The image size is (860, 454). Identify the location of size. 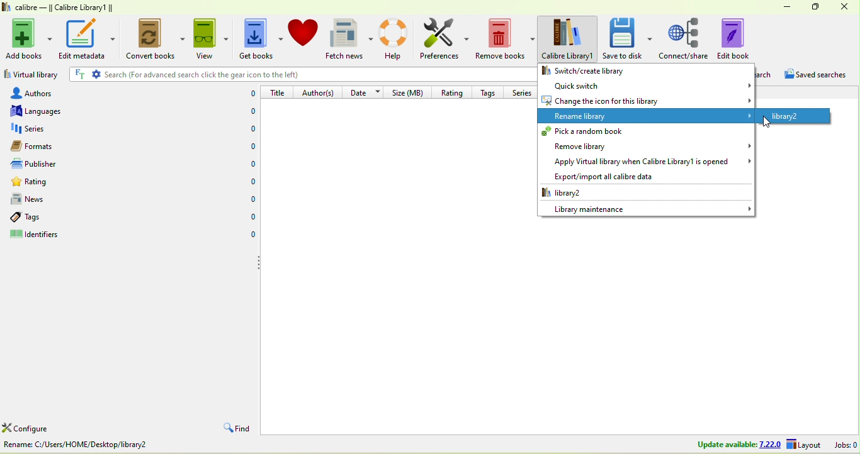
(410, 92).